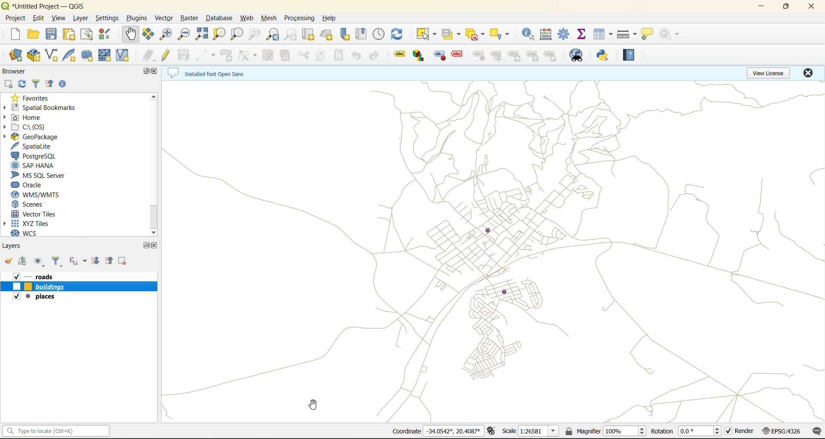 Image resolution: width=825 pixels, height=439 pixels. I want to click on deselect value, so click(475, 34).